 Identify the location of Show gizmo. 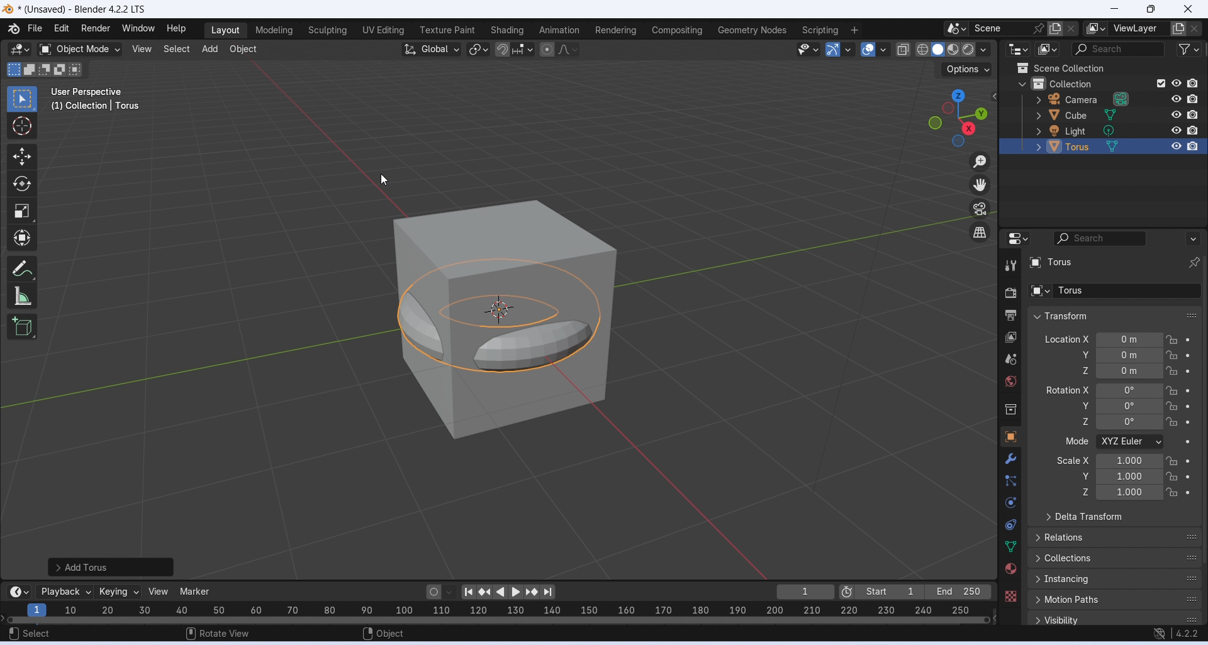
(839, 50).